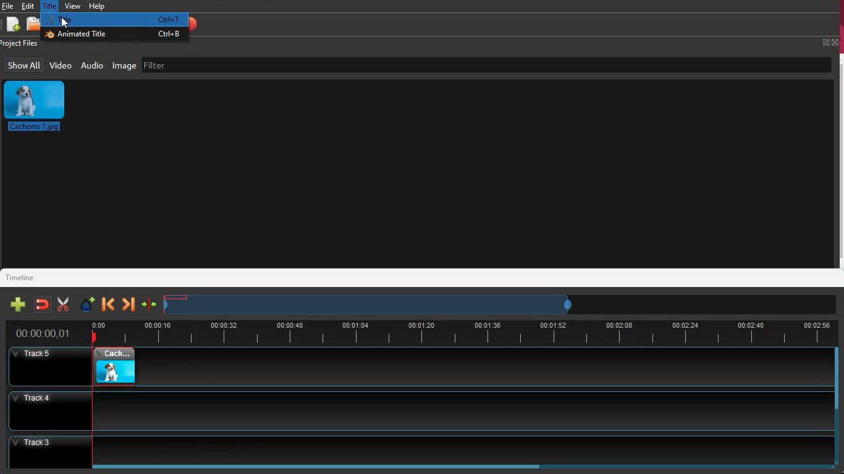  What do you see at coordinates (32, 25) in the screenshot?
I see `file` at bounding box center [32, 25].